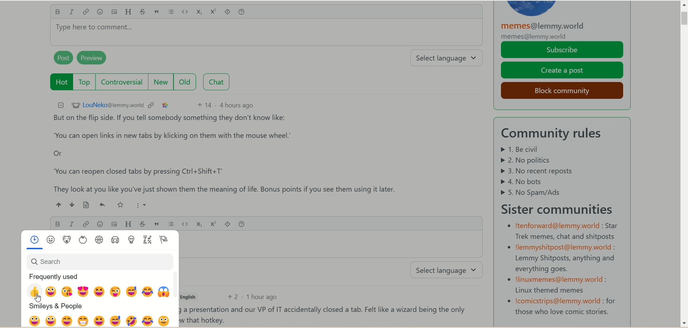 The image size is (688, 328). Describe the element at coordinates (683, 323) in the screenshot. I see `Scroll bar down` at that location.